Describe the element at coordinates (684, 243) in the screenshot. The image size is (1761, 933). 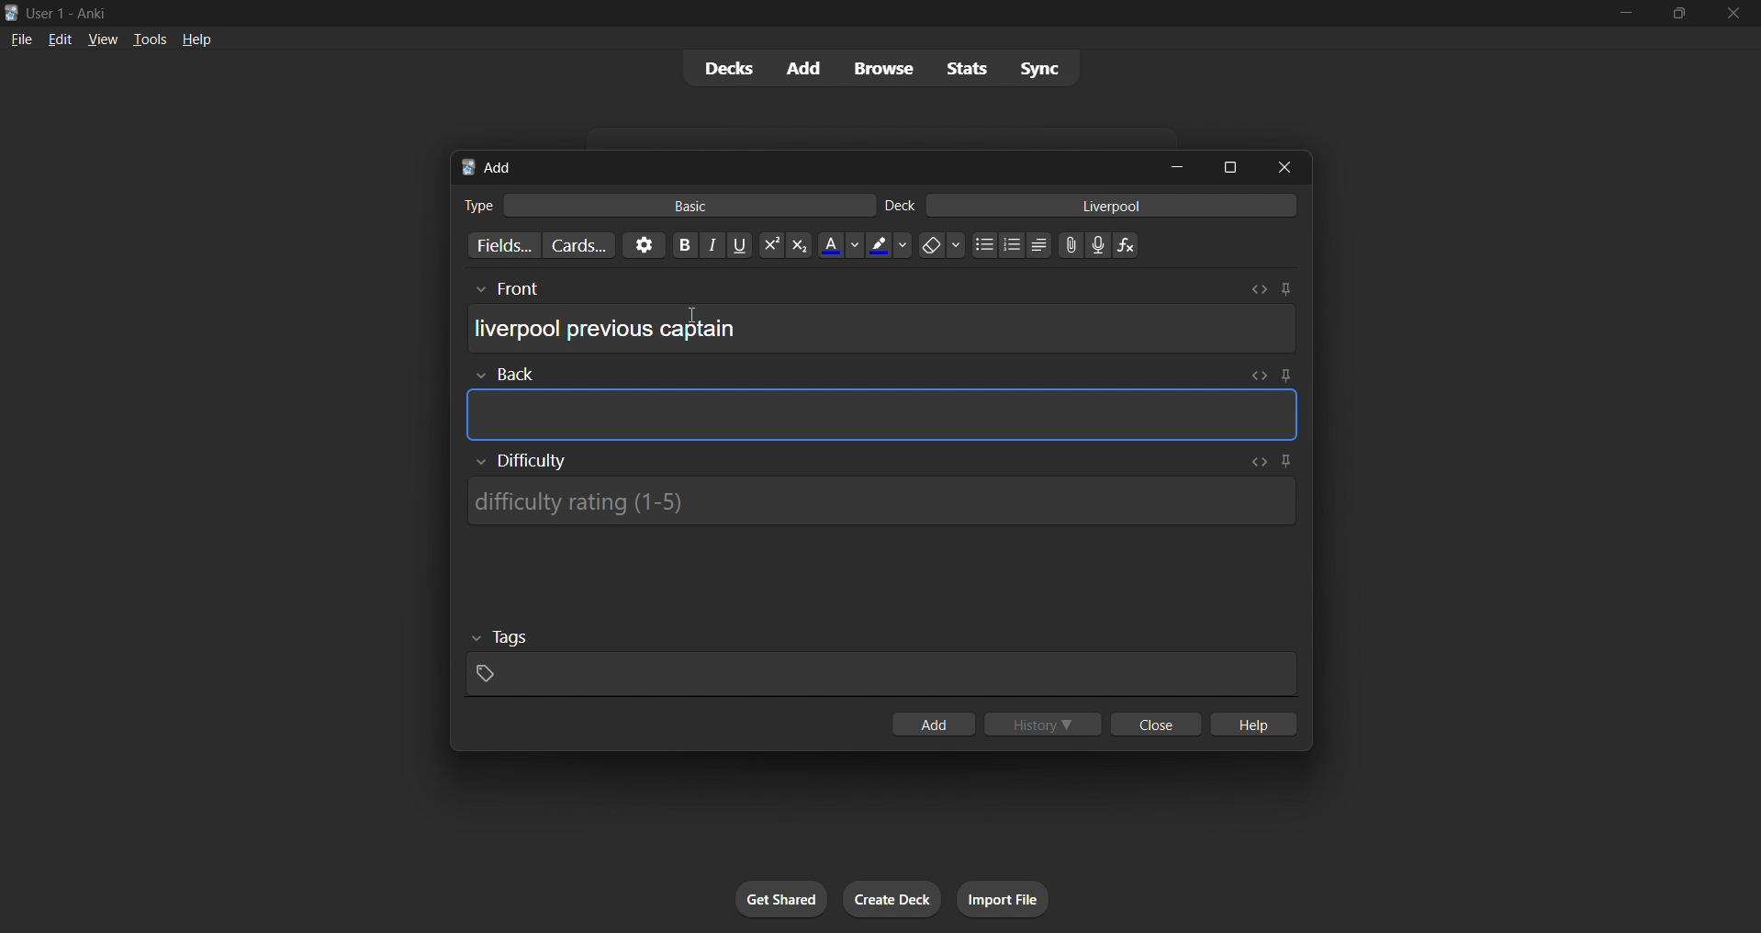
I see `Bold` at that location.